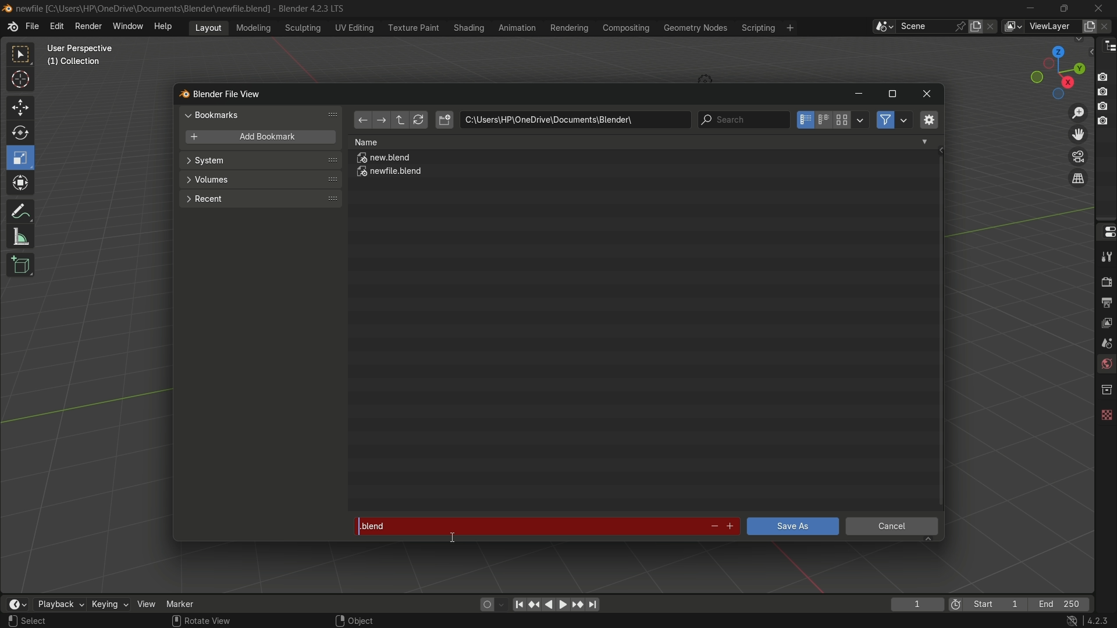  What do you see at coordinates (1105, 412) in the screenshot?
I see `texture` at bounding box center [1105, 412].